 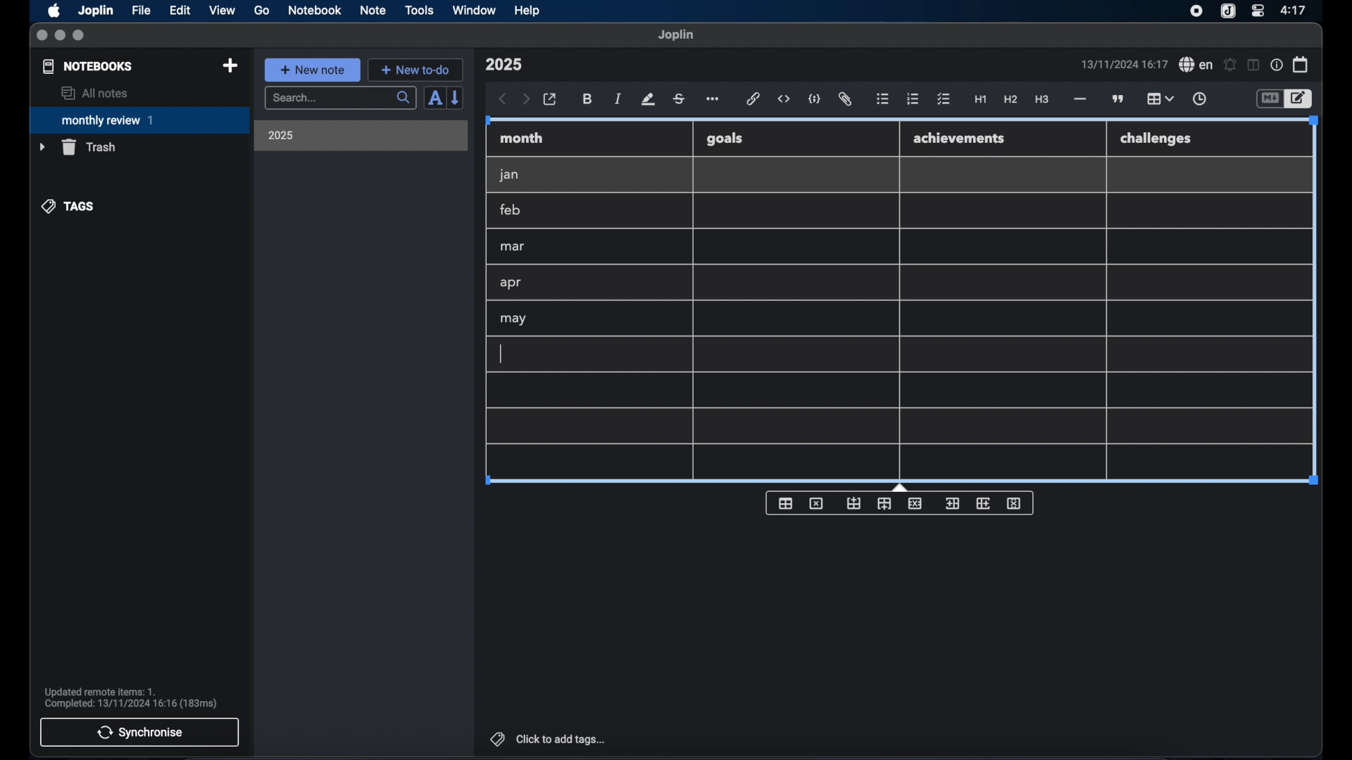 I want to click on sync notification, so click(x=131, y=698).